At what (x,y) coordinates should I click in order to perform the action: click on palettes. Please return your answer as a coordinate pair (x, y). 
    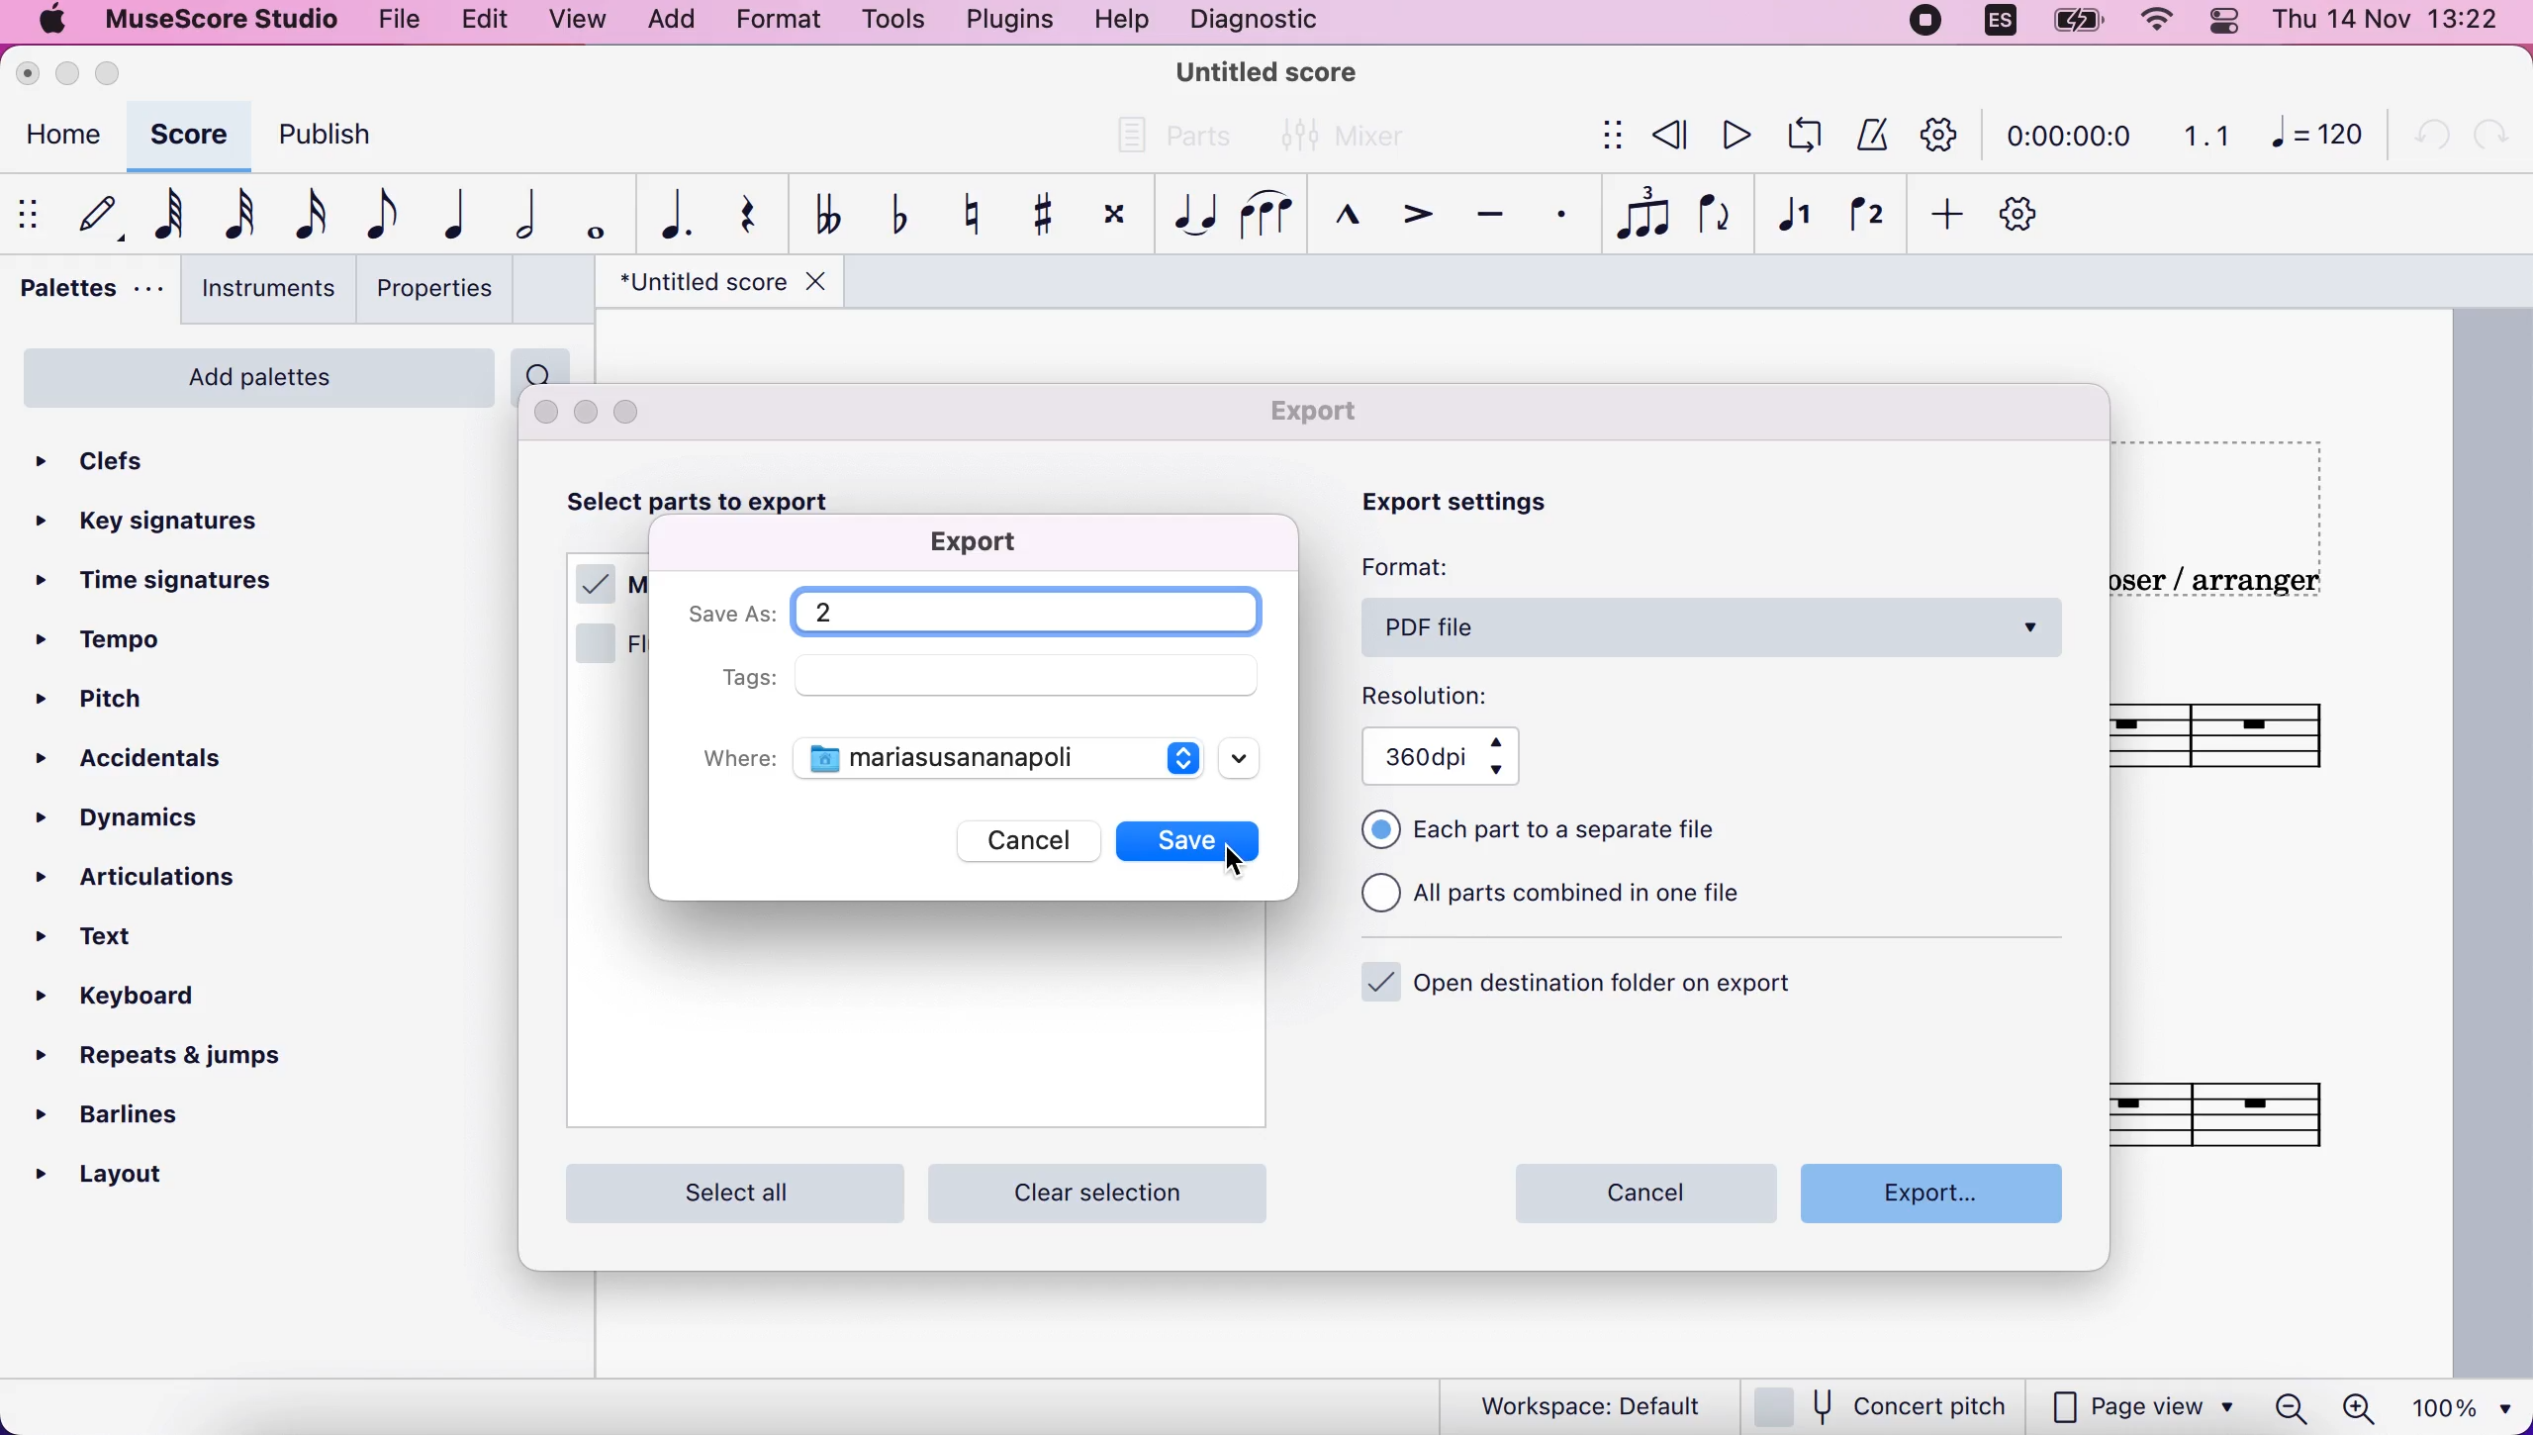
    Looking at the image, I should click on (85, 294).